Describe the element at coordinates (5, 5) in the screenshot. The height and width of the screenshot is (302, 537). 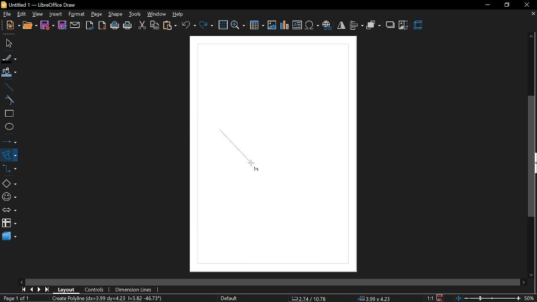
I see `logo Libre` at that location.